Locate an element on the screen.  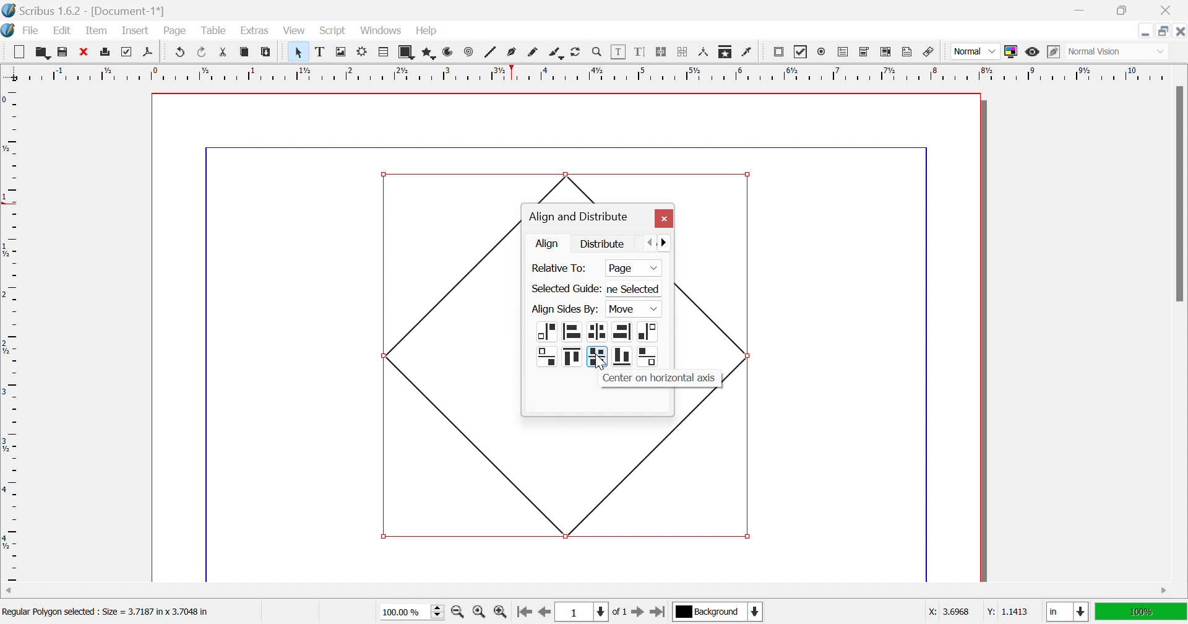
Save as PDF is located at coordinates (151, 53).